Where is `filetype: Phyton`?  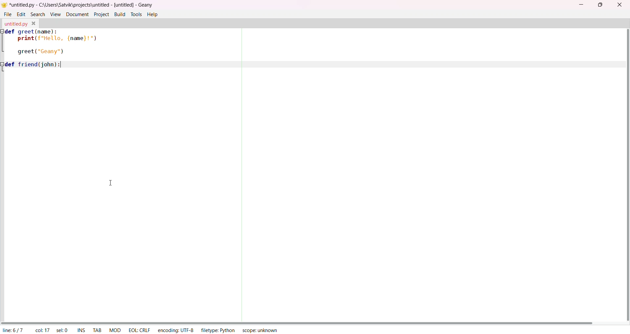
filetype: Phyton is located at coordinates (217, 330).